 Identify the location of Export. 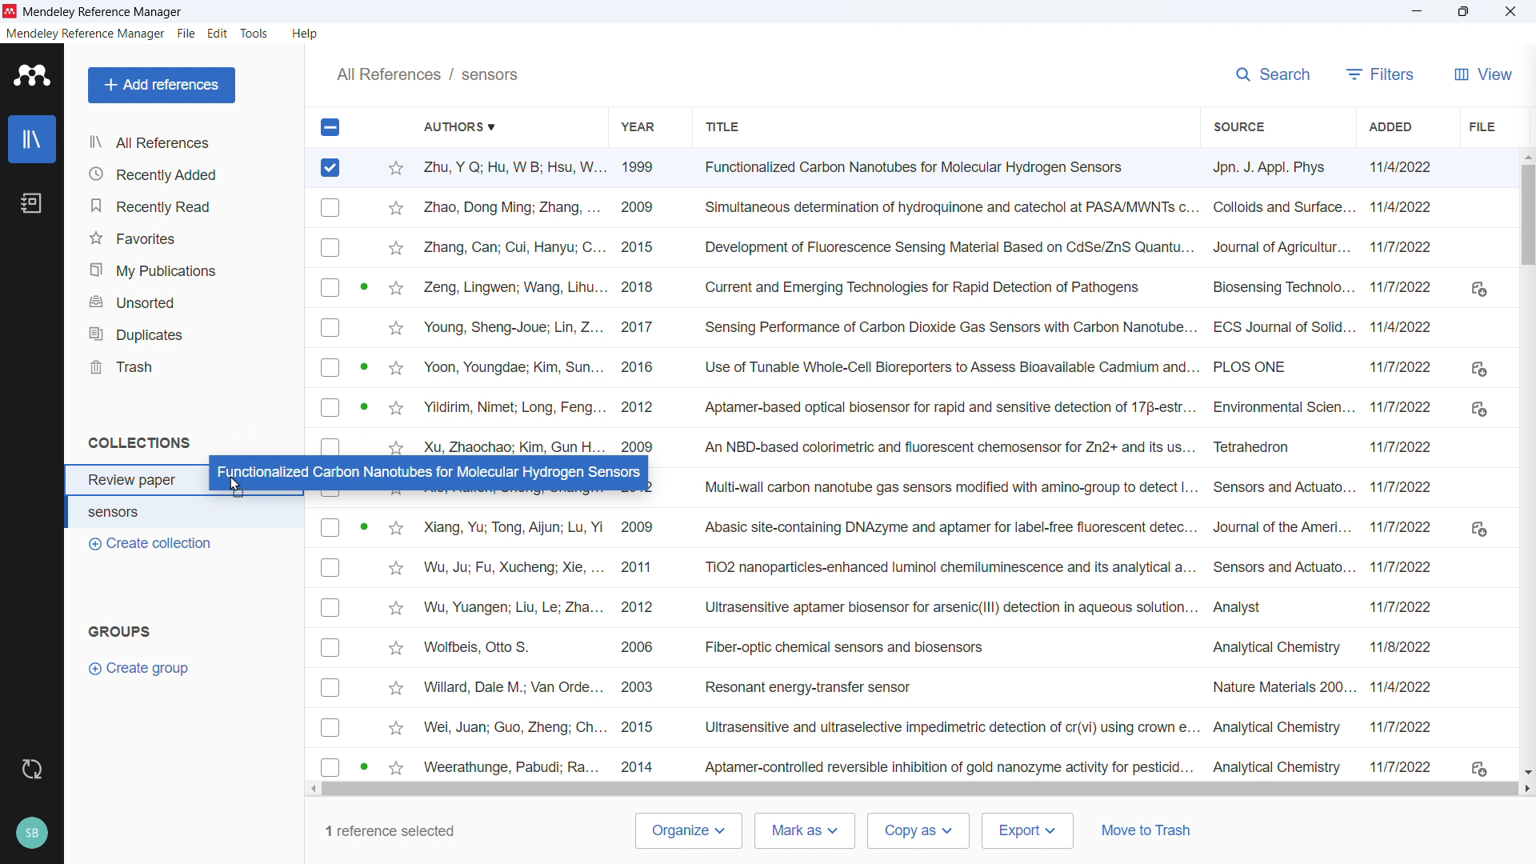
(1026, 830).